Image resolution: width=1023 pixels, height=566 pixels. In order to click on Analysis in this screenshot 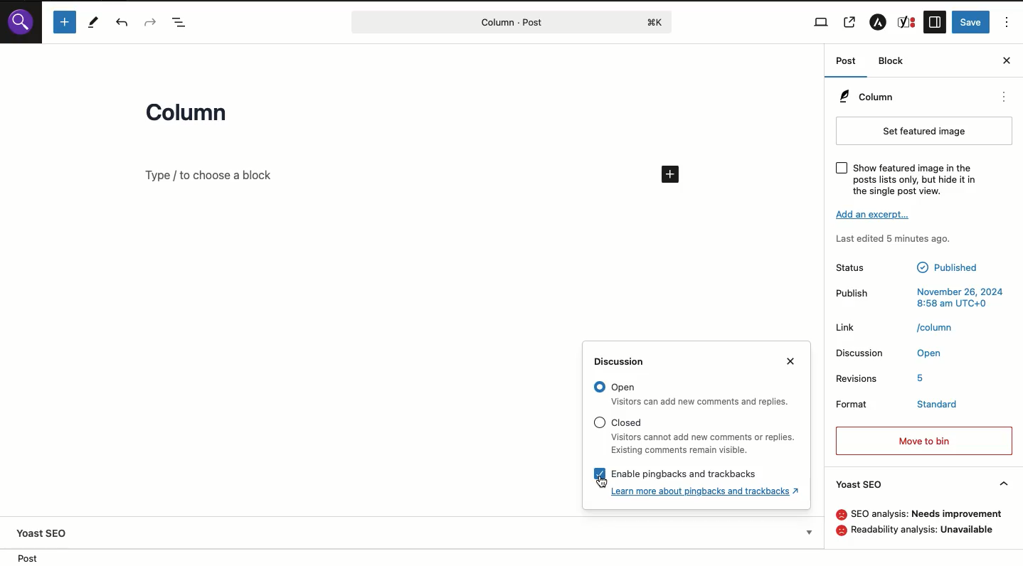, I will do `click(923, 530)`.